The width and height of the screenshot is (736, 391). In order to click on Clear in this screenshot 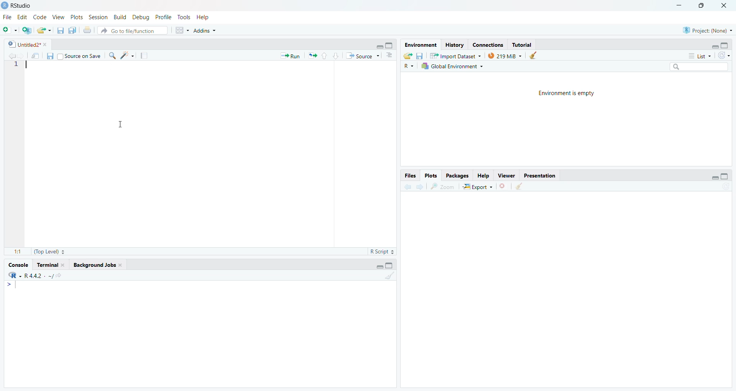, I will do `click(389, 274)`.